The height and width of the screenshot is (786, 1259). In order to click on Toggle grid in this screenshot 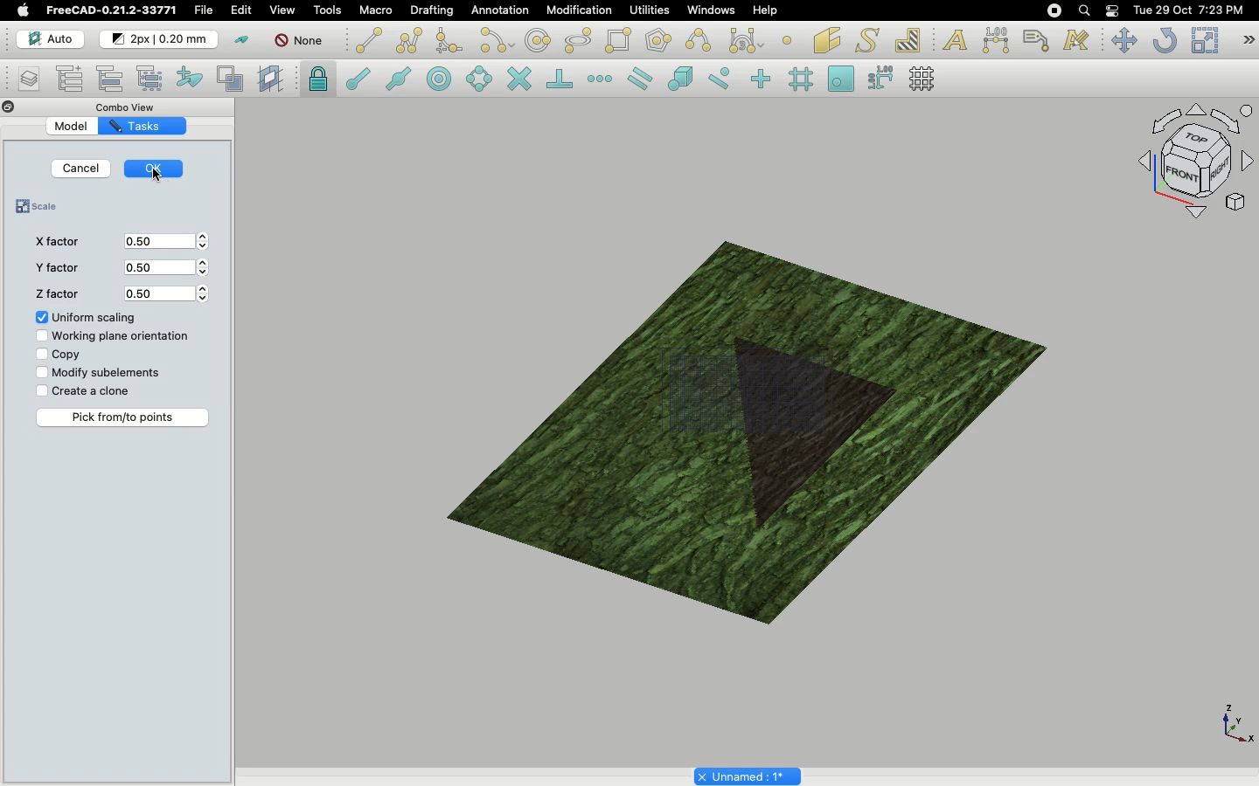, I will do `click(928, 79)`.